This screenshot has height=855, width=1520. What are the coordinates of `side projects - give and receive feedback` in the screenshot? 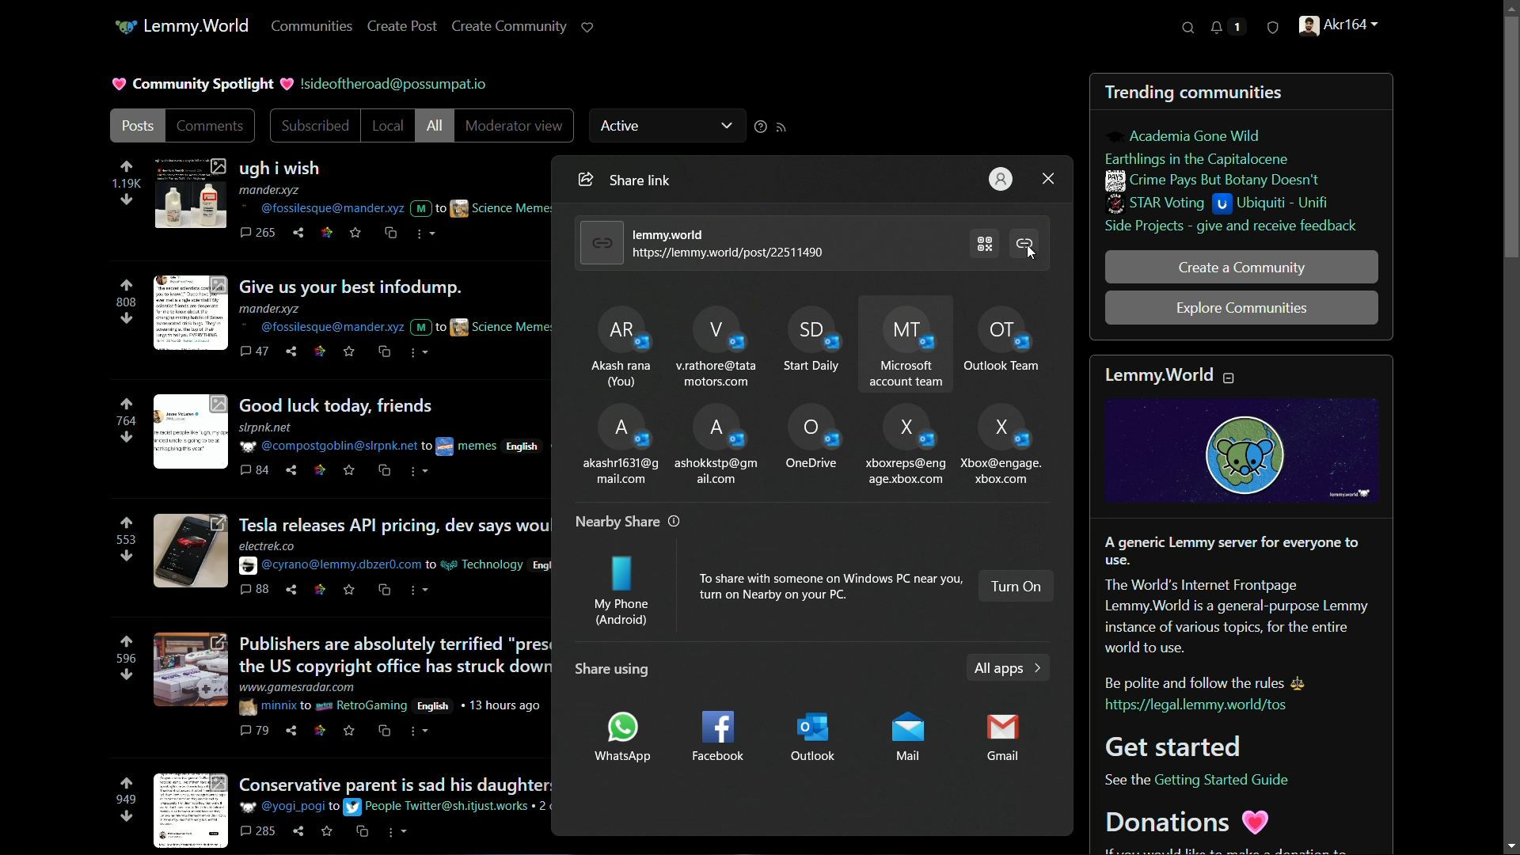 It's located at (1231, 228).